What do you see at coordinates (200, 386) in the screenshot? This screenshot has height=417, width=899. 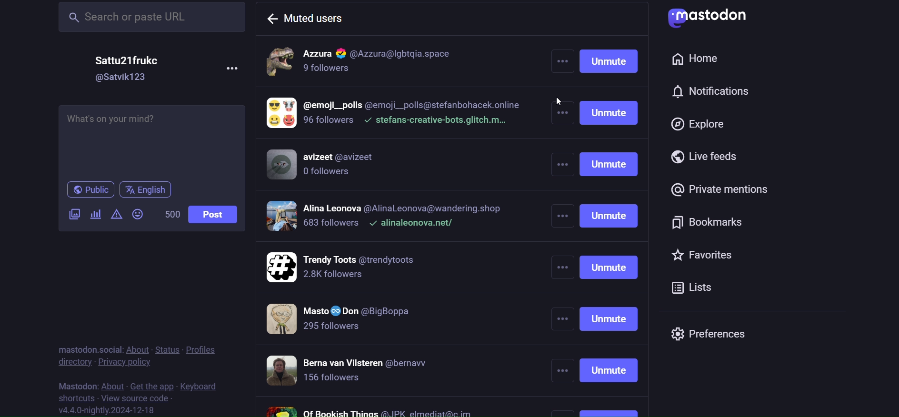 I see `keyboard` at bounding box center [200, 386].